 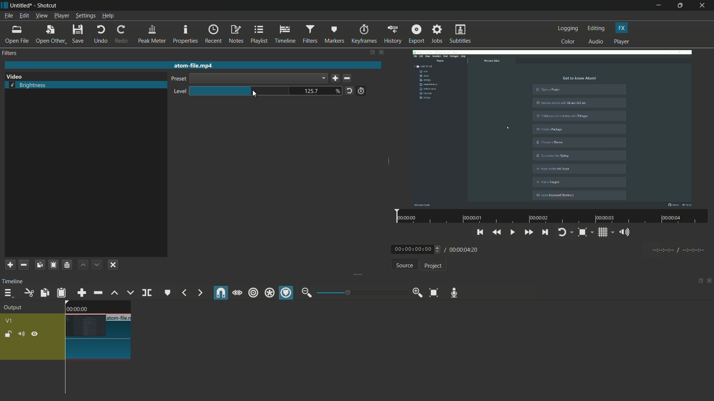 I want to click on 125.7, so click(x=312, y=92).